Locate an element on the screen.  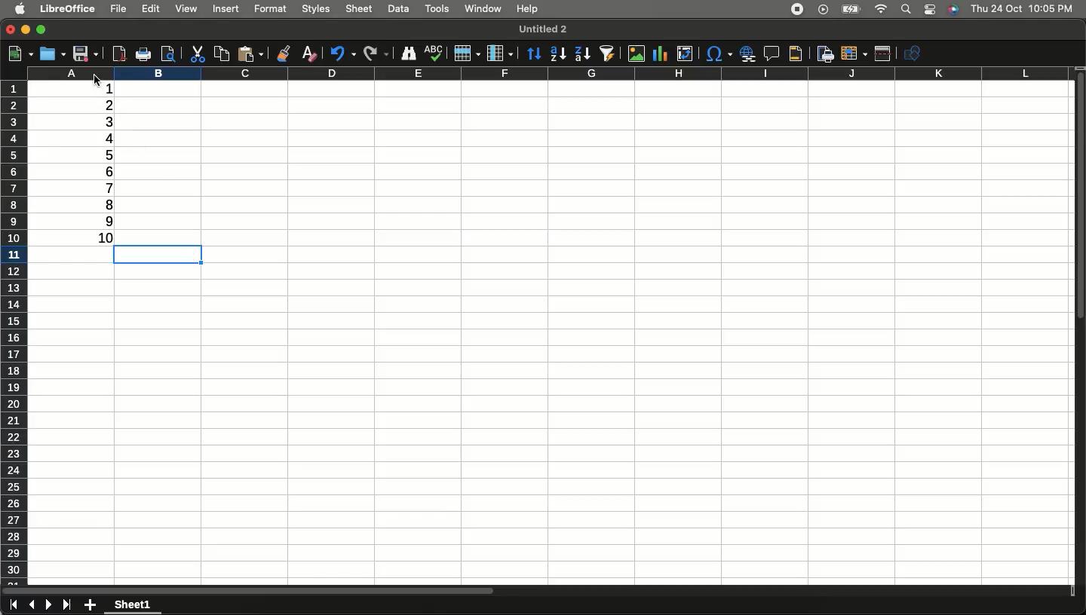
Find and replace is located at coordinates (409, 54).